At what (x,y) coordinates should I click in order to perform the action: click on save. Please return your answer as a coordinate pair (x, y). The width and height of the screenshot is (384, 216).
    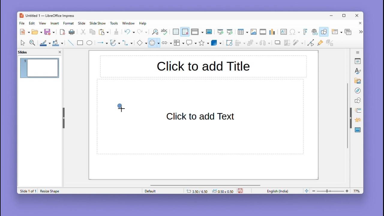
    Looking at the image, I should click on (241, 190).